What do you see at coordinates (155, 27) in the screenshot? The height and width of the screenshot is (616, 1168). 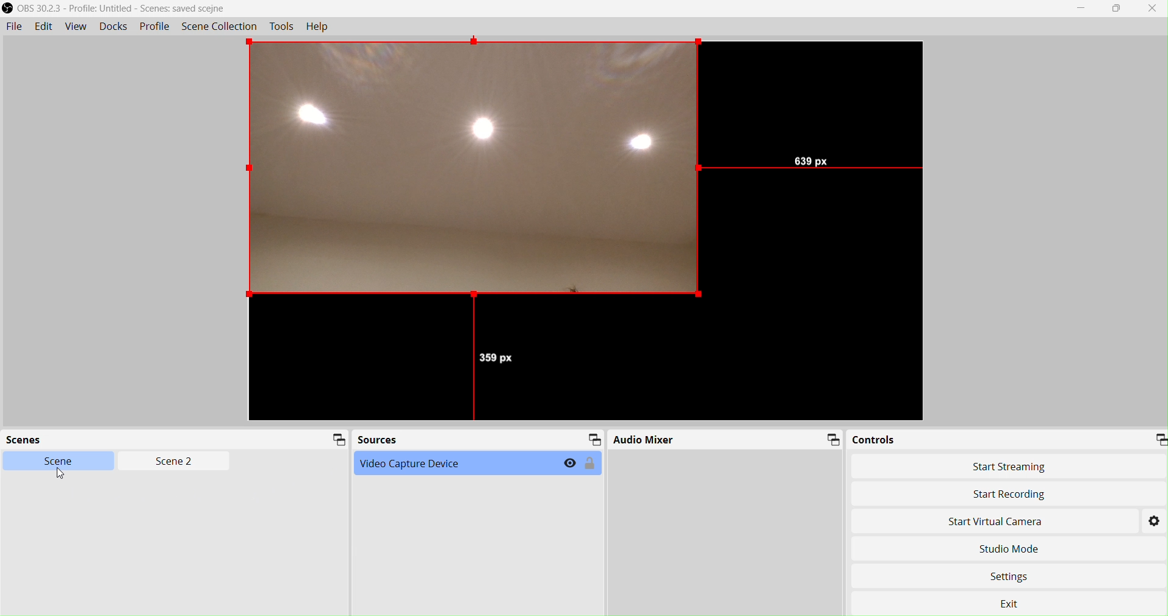 I see `Profile` at bounding box center [155, 27].